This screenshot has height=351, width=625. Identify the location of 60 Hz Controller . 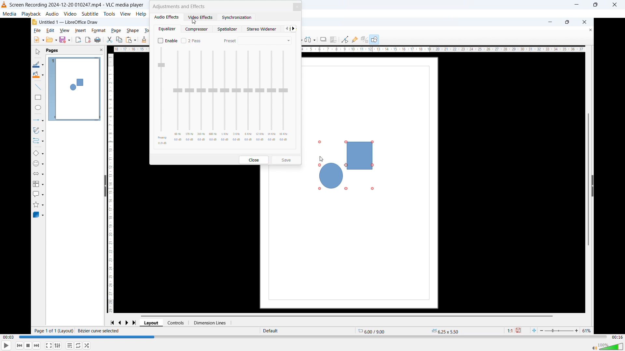
(178, 97).